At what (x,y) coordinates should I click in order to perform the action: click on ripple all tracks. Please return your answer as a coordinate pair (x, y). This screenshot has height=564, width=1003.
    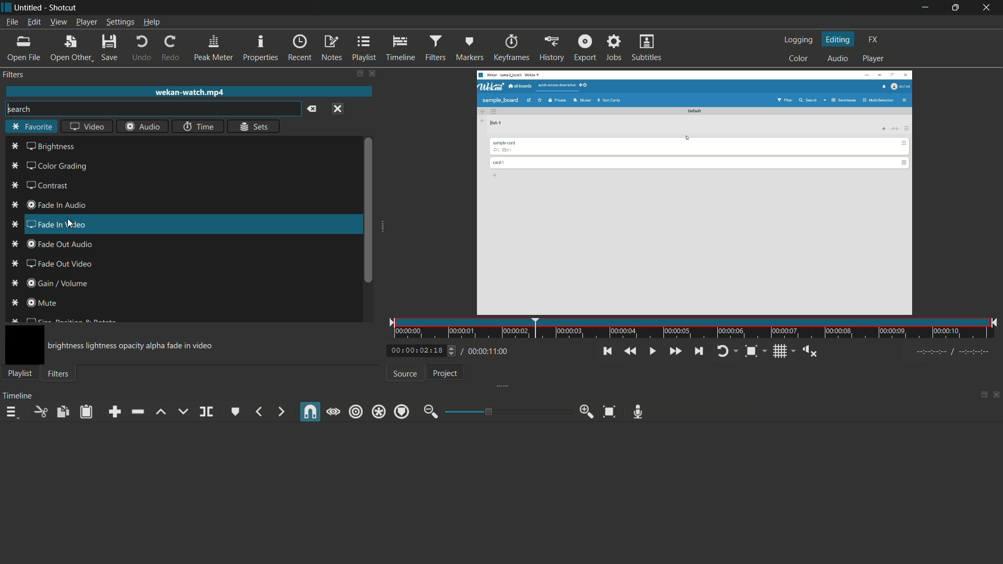
    Looking at the image, I should click on (379, 412).